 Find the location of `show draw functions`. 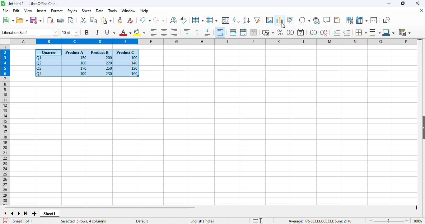

show draw functions is located at coordinates (386, 20).